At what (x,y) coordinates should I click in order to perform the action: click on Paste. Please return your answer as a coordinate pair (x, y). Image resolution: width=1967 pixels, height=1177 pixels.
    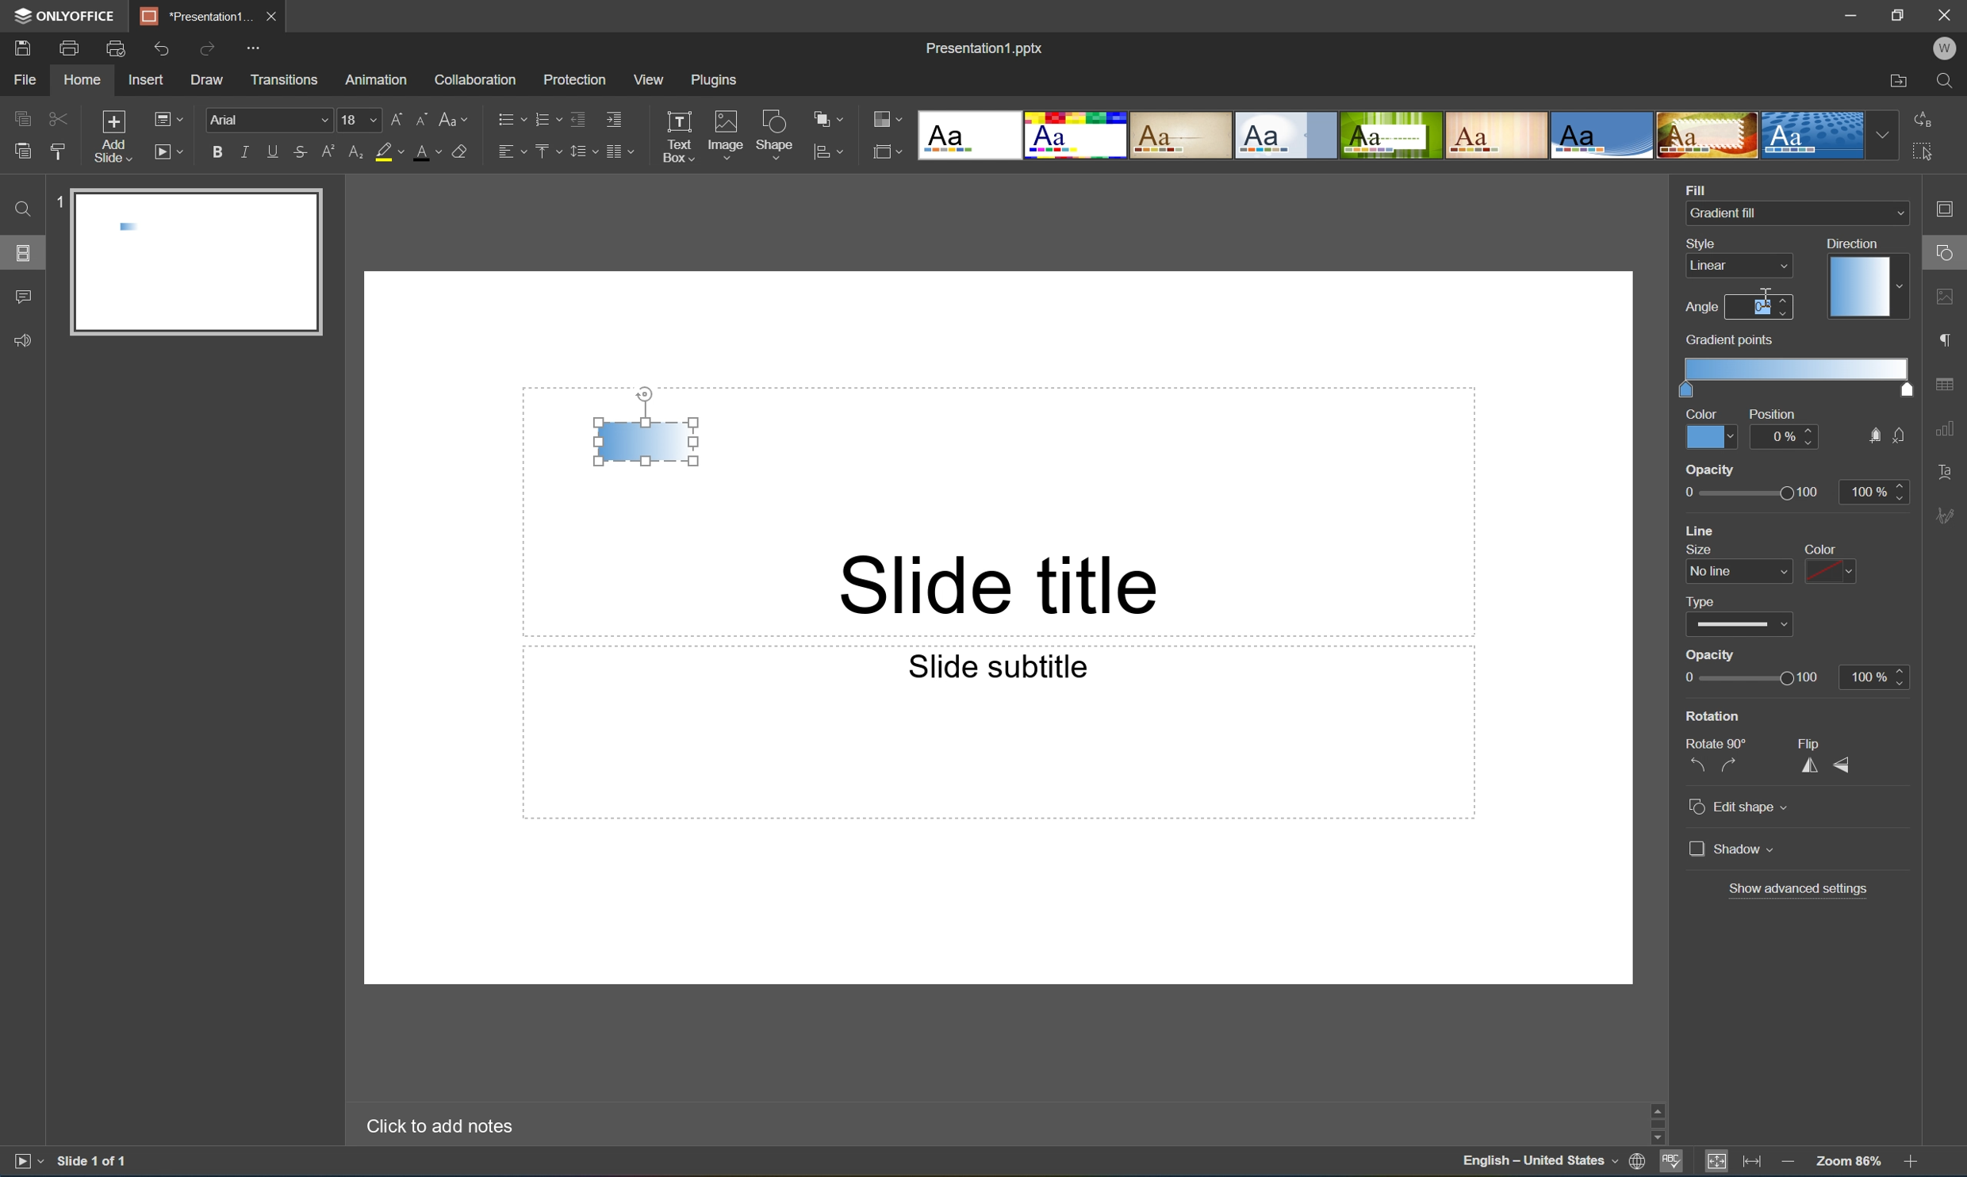
    Looking at the image, I should click on (18, 151).